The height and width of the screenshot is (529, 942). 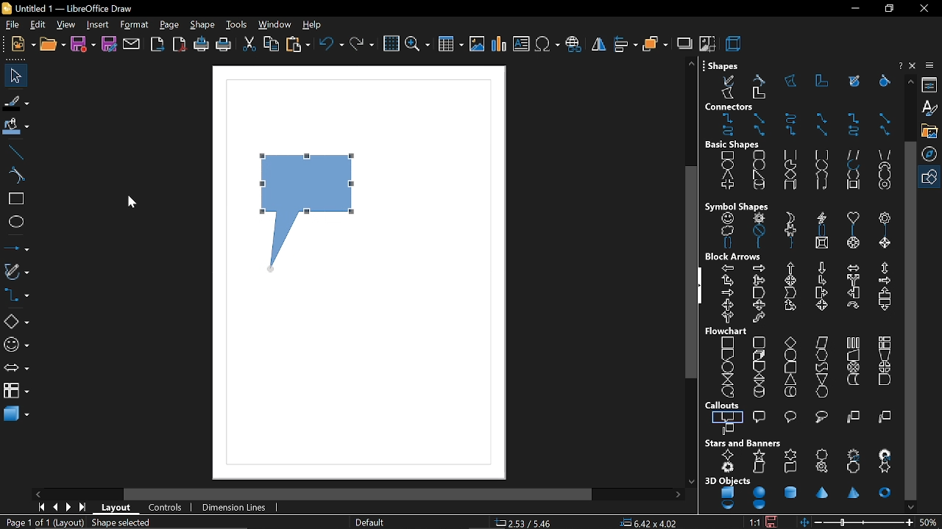 What do you see at coordinates (81, 509) in the screenshot?
I see `go to last page` at bounding box center [81, 509].